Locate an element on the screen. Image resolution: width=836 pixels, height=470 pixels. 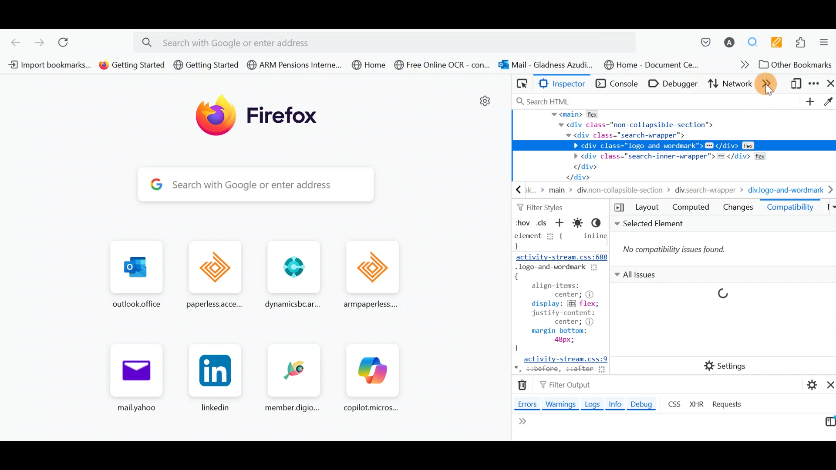
Line editor is located at coordinates (571, 429).